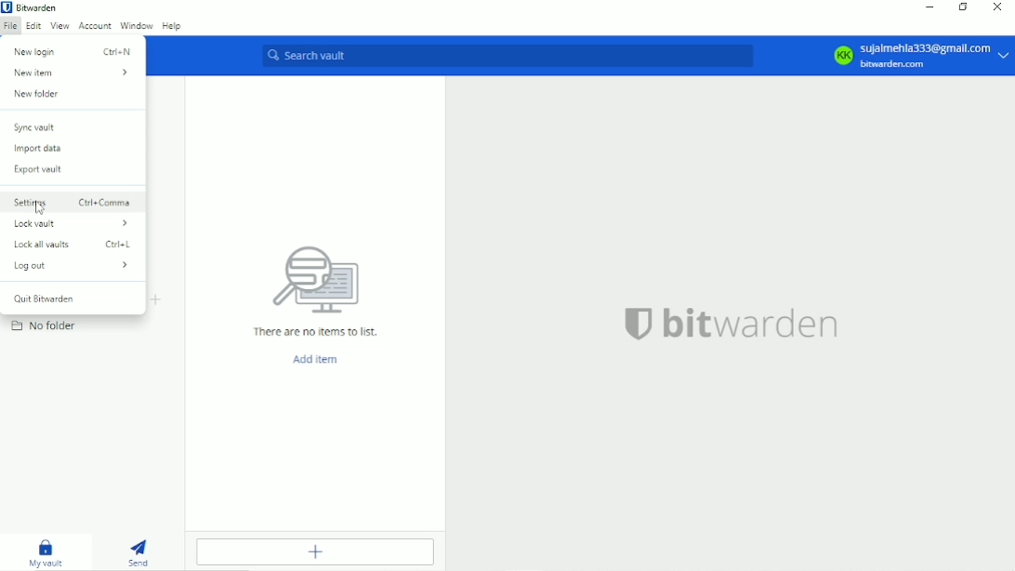 The height and width of the screenshot is (571, 1015). Describe the element at coordinates (39, 150) in the screenshot. I see `Import data` at that location.